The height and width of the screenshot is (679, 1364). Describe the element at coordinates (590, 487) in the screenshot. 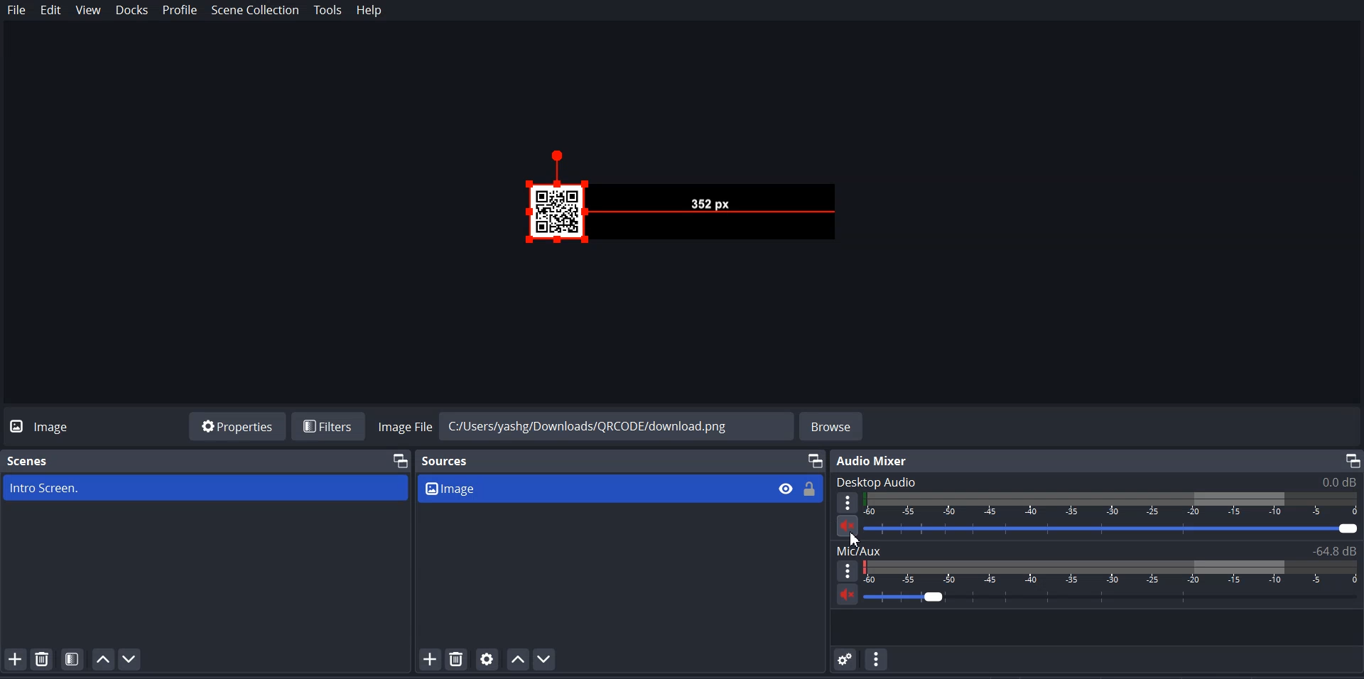

I see `Source file` at that location.